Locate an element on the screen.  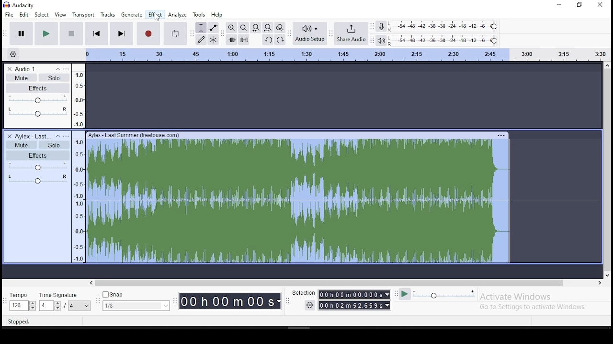
solo is located at coordinates (55, 78).